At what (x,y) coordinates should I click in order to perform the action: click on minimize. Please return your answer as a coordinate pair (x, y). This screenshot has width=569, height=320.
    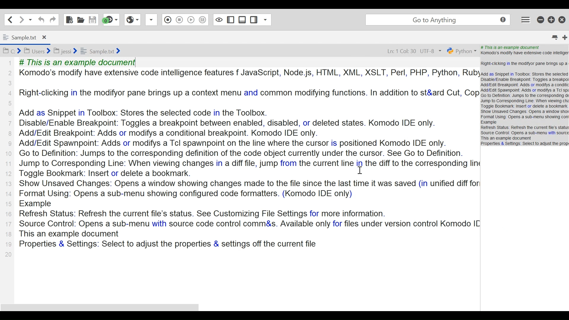
    Looking at the image, I should click on (539, 20).